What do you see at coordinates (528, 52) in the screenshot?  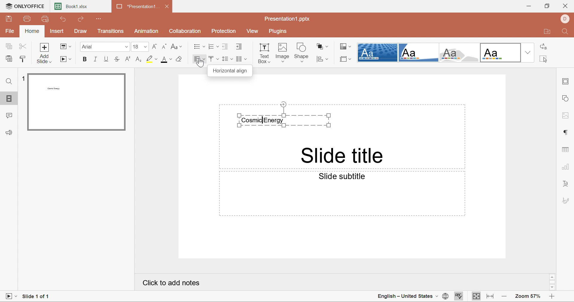 I see `Drop Down` at bounding box center [528, 52].